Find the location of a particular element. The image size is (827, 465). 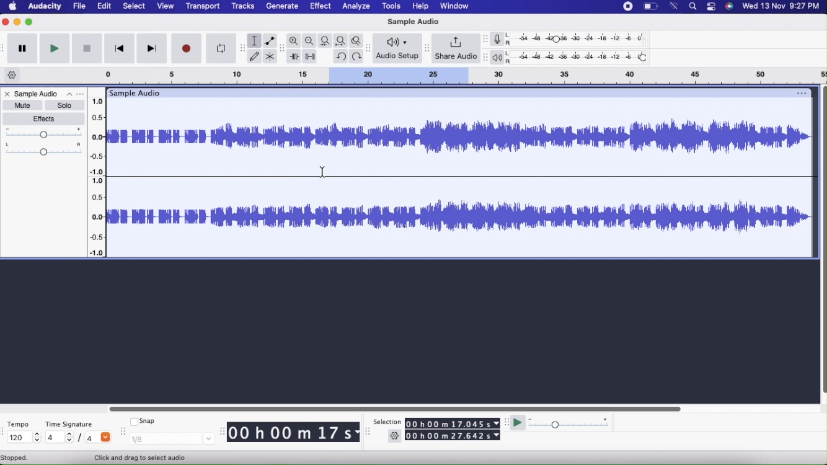

Audio track is located at coordinates (461, 136).